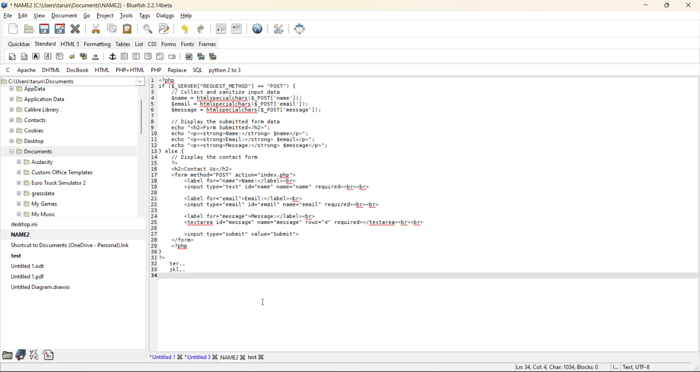 The image size is (700, 372). What do you see at coordinates (188, 44) in the screenshot?
I see `fonts` at bounding box center [188, 44].